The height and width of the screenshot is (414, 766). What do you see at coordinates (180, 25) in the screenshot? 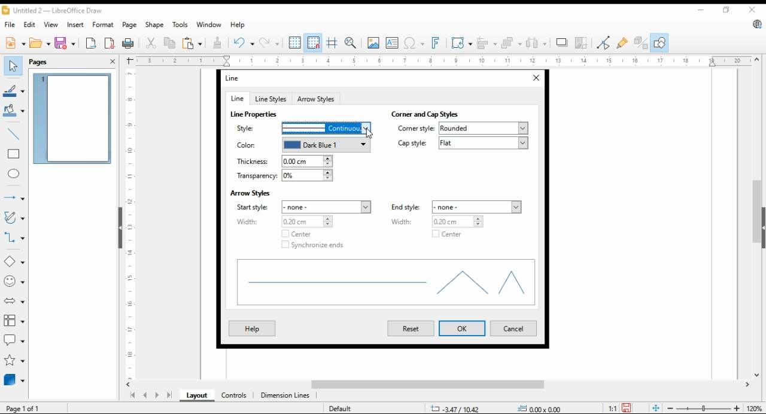
I see `tools` at bounding box center [180, 25].